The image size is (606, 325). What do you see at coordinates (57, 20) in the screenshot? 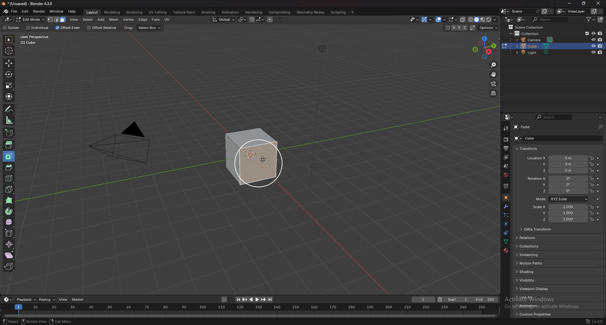
I see `select mode` at bounding box center [57, 20].